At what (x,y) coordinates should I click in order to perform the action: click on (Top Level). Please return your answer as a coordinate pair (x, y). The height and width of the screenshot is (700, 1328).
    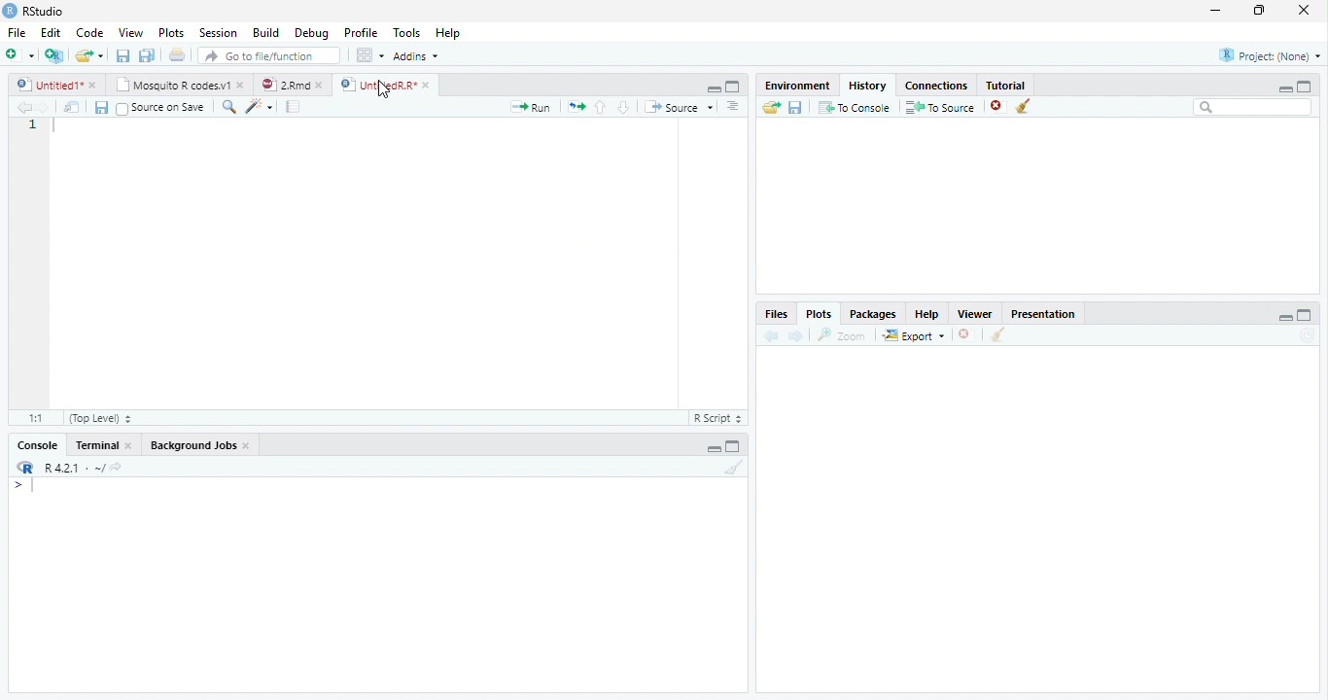
    Looking at the image, I should click on (102, 418).